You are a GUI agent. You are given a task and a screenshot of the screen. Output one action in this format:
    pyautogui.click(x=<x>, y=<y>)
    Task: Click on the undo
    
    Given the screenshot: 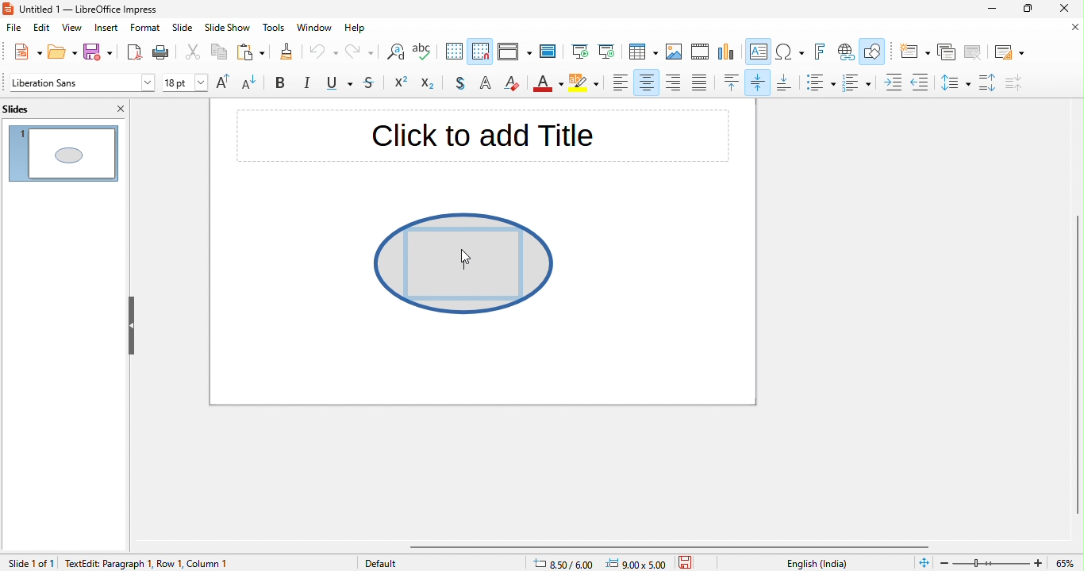 What is the action you would take?
    pyautogui.click(x=324, y=55)
    